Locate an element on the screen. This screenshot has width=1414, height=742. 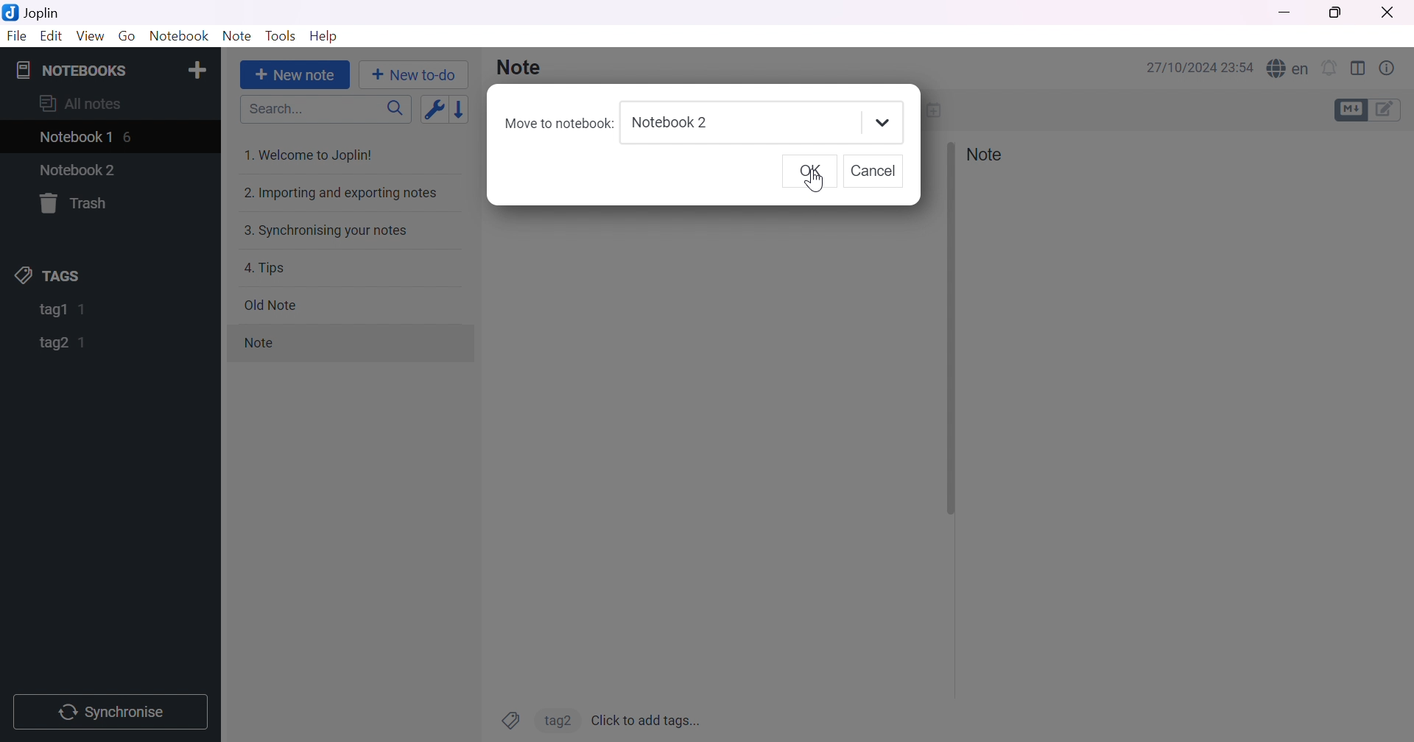
27/10/2024 23:54 is located at coordinates (1200, 68).